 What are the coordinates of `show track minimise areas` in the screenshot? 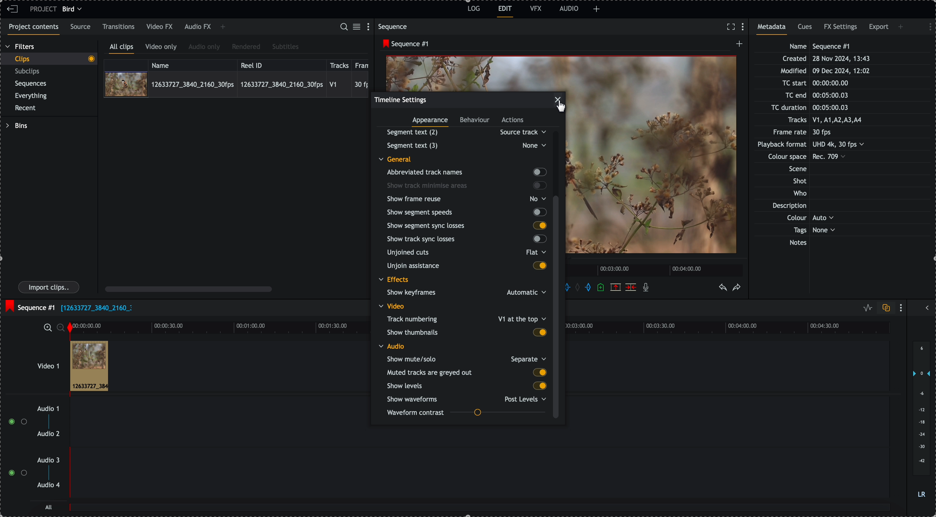 It's located at (467, 186).